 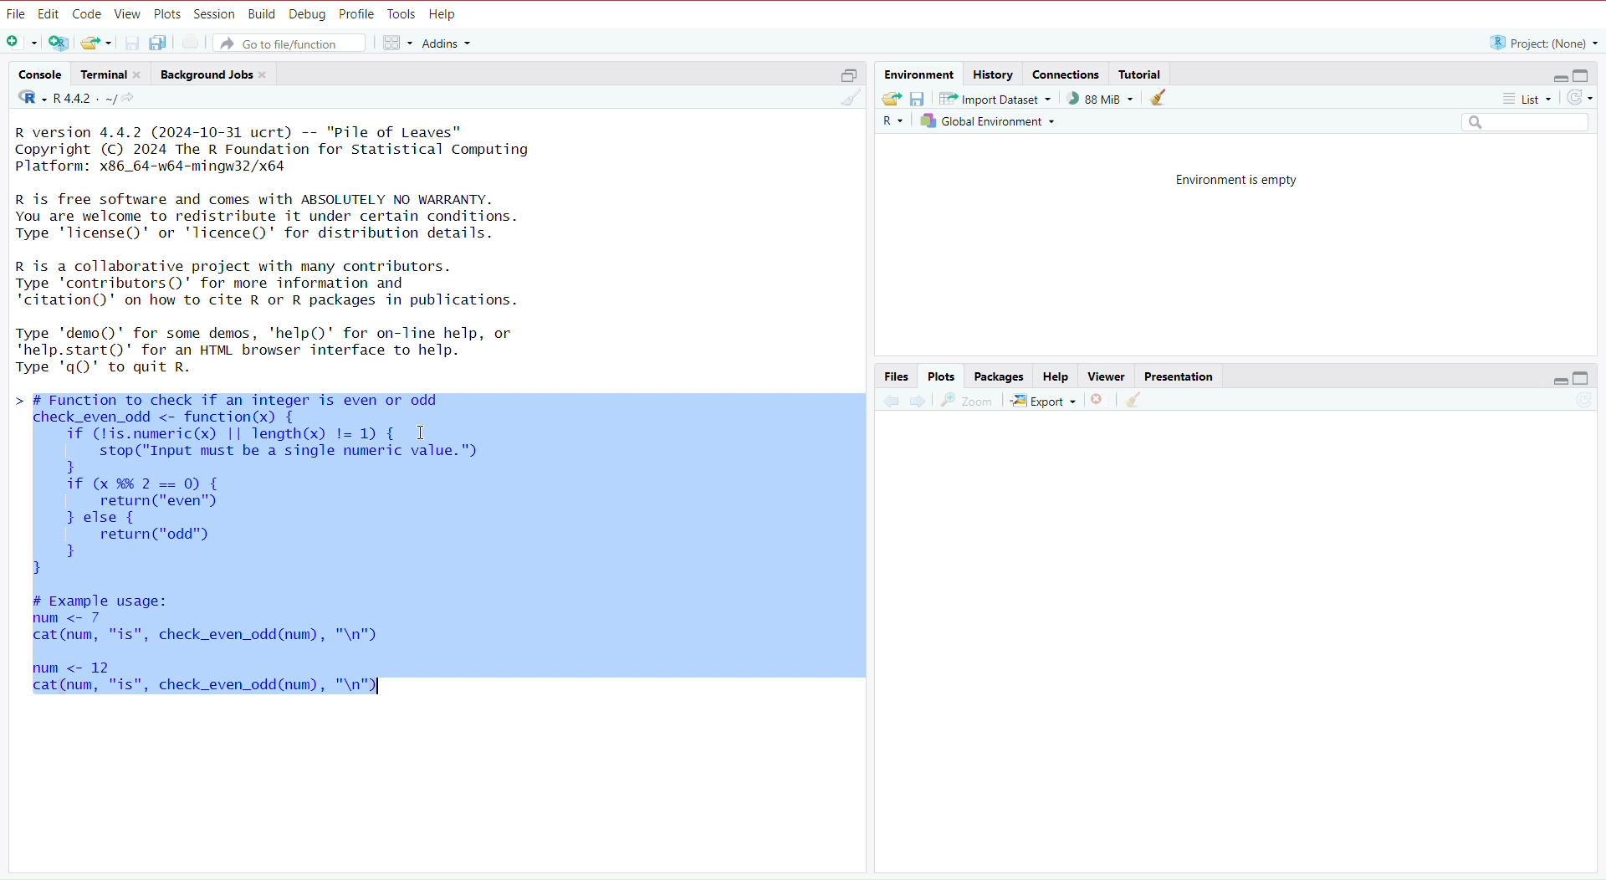 I want to click on refresh current plot, so click(x=1575, y=404).